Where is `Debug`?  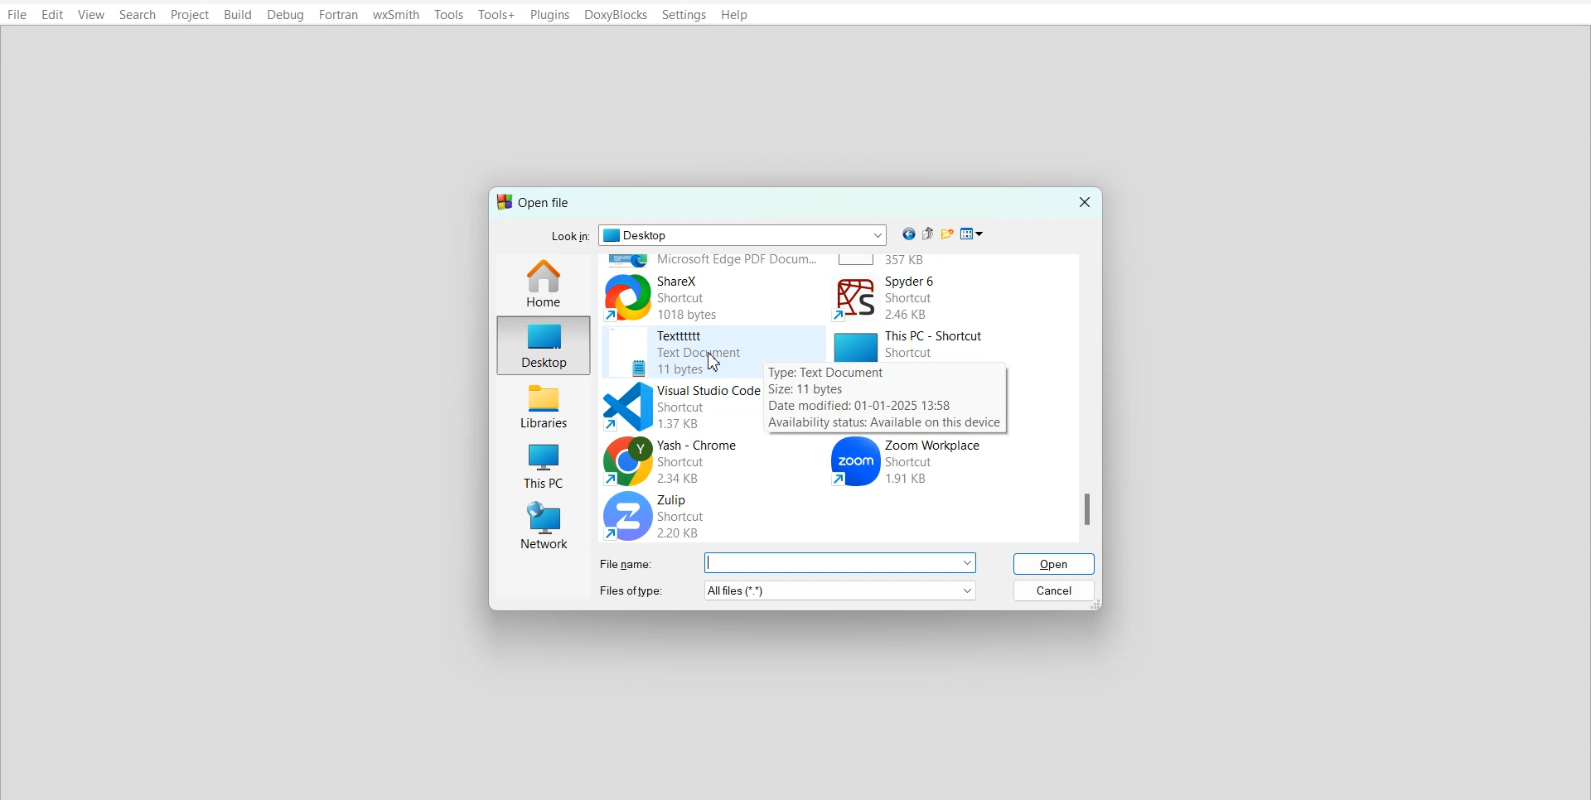 Debug is located at coordinates (285, 16).